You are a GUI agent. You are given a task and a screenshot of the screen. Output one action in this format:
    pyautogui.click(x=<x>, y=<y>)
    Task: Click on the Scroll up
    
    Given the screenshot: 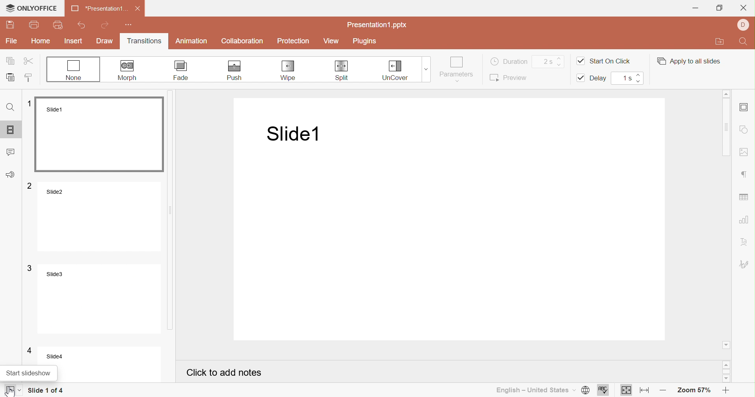 What is the action you would take?
    pyautogui.click(x=726, y=93)
    